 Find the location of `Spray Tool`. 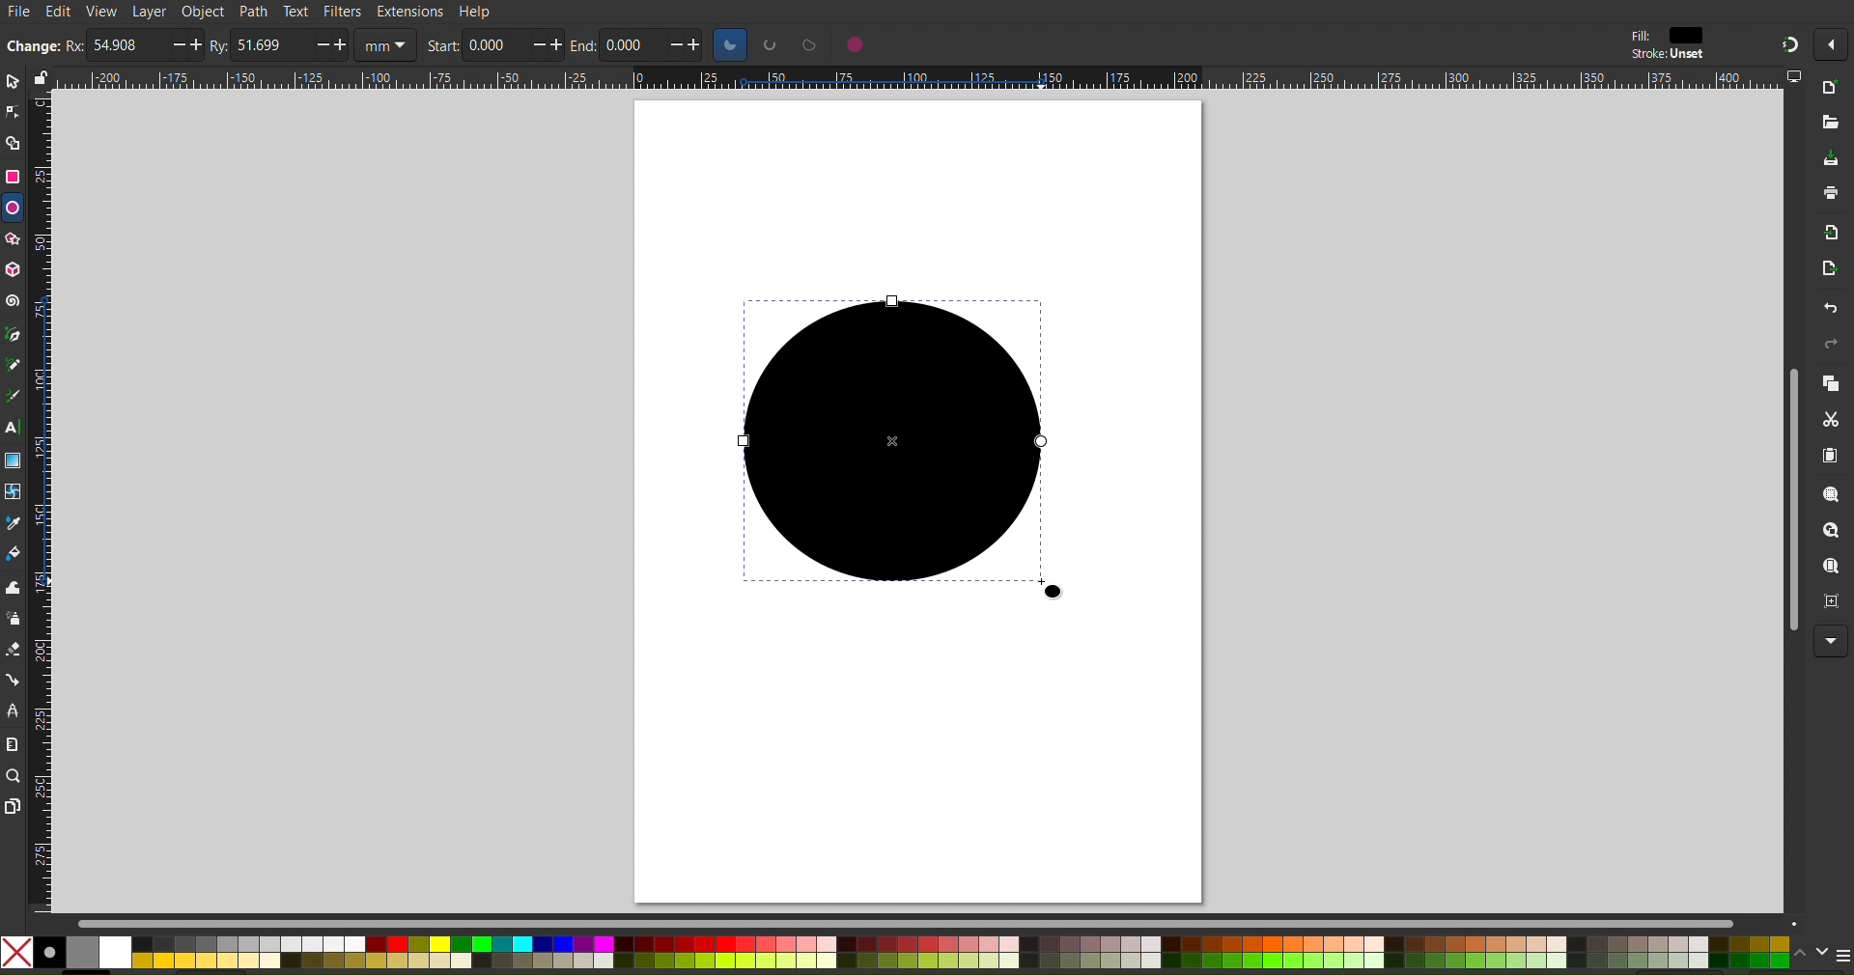

Spray Tool is located at coordinates (13, 652).